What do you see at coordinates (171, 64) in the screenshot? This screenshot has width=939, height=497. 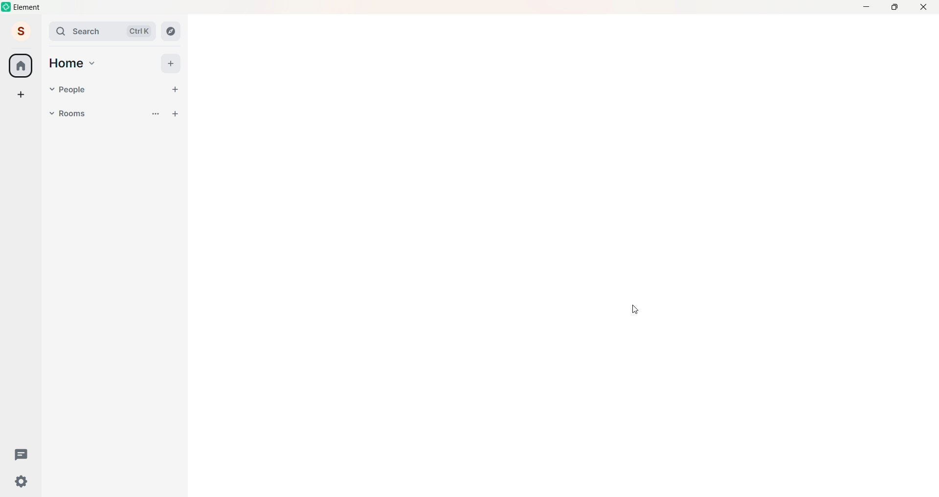 I see `Add` at bounding box center [171, 64].